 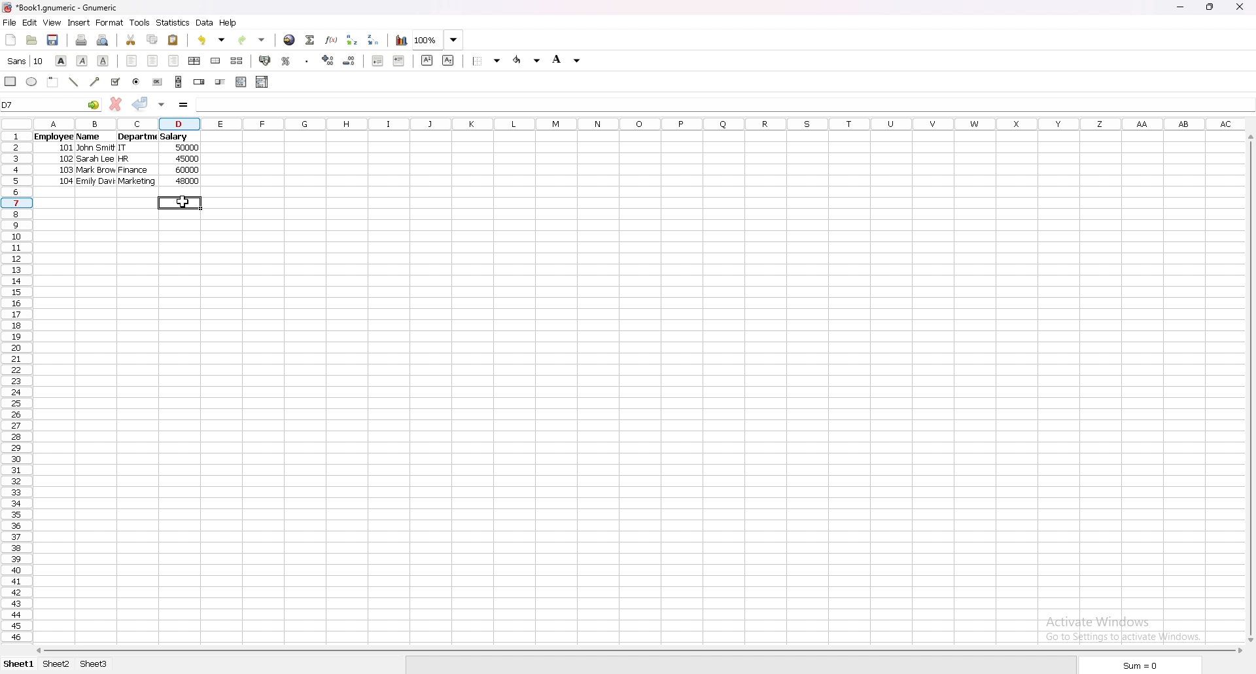 I want to click on help, so click(x=228, y=23).